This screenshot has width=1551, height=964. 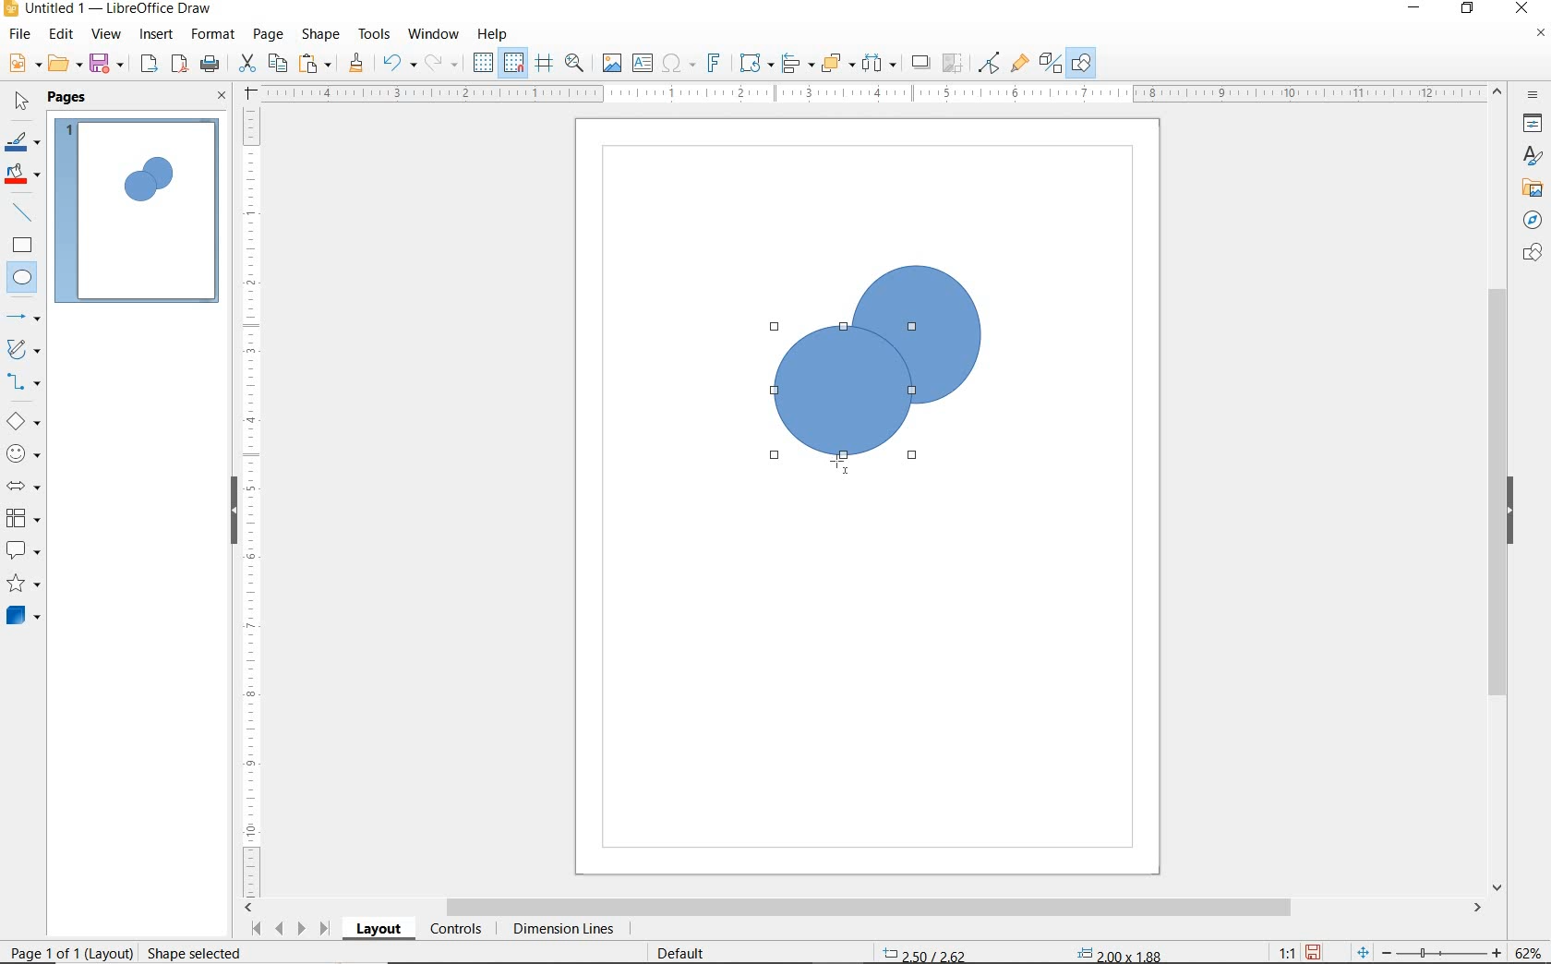 I want to click on RULER, so click(x=253, y=500).